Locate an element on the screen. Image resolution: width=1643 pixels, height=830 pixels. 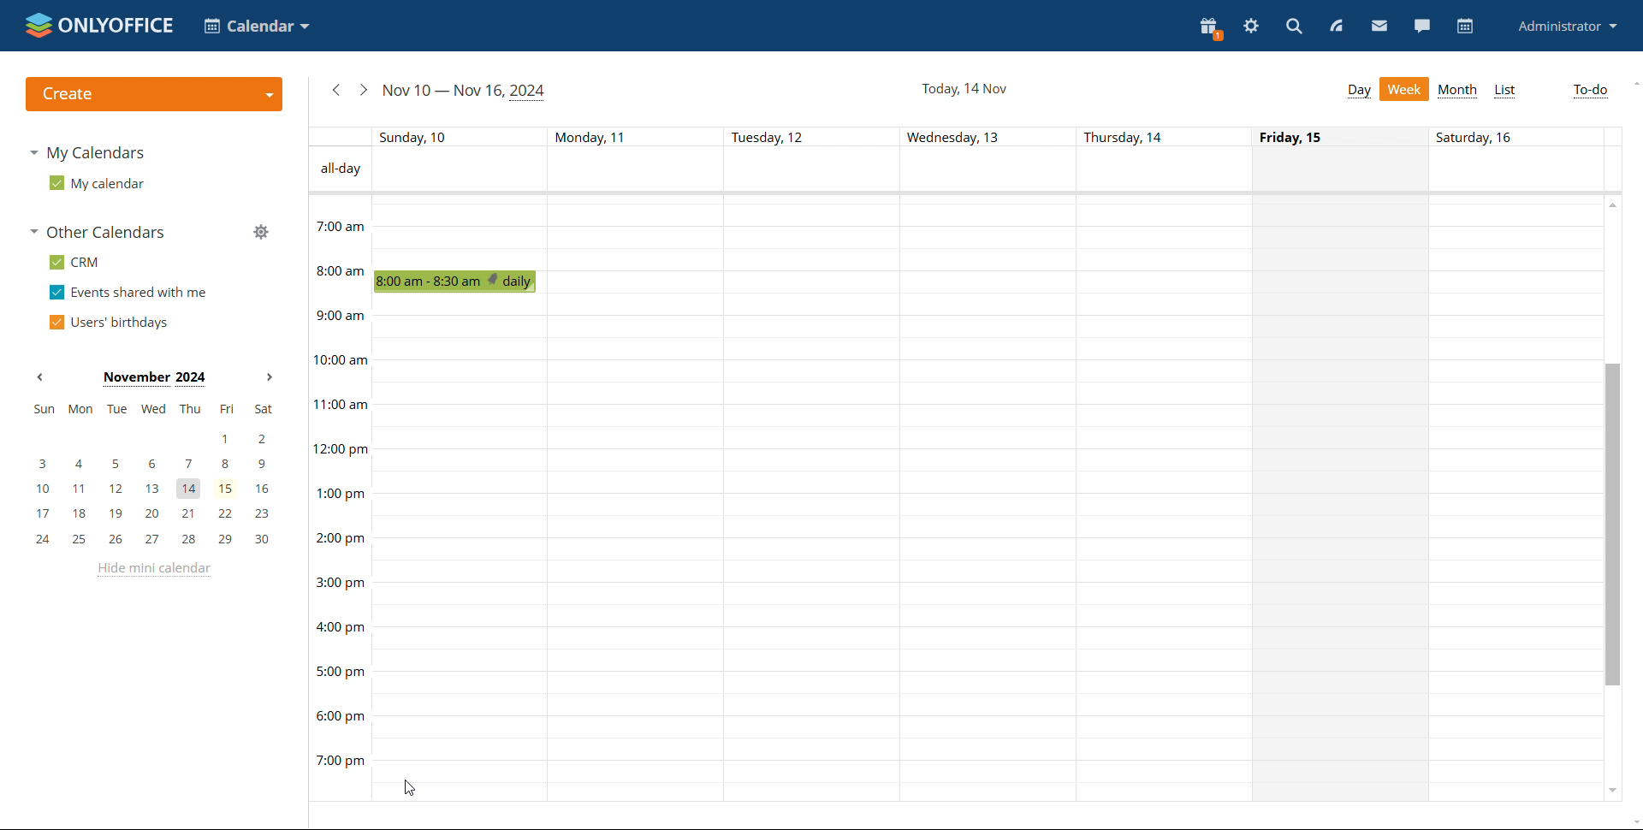
time of the day is located at coordinates (339, 483).